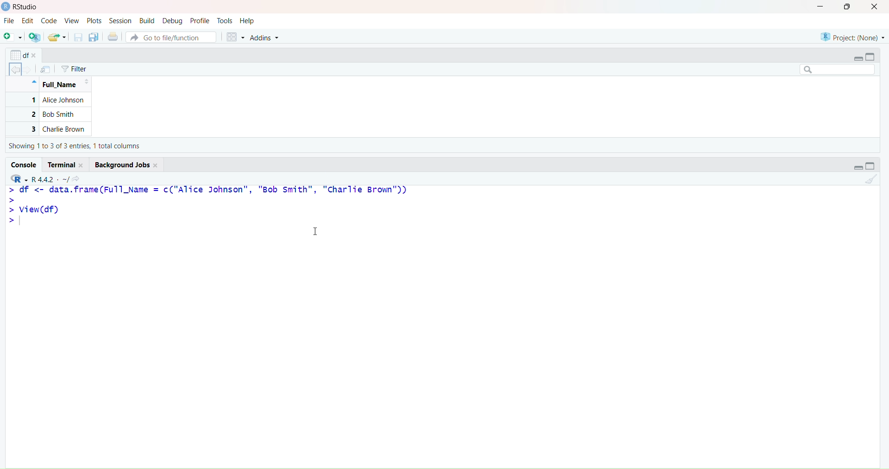  Describe the element at coordinates (24, 53) in the screenshot. I see `df` at that location.